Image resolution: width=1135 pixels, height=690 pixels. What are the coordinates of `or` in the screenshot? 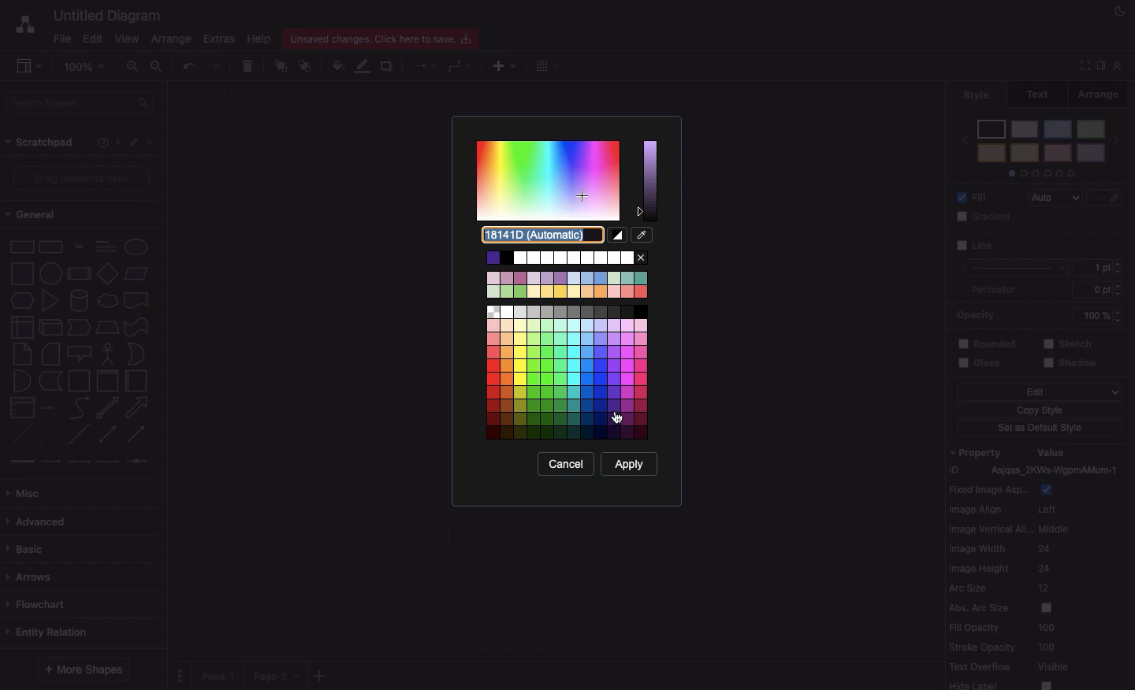 It's located at (136, 354).